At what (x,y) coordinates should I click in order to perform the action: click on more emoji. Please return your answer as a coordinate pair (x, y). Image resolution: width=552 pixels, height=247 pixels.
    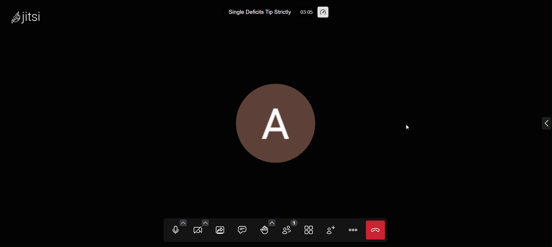
    Looking at the image, I should click on (270, 222).